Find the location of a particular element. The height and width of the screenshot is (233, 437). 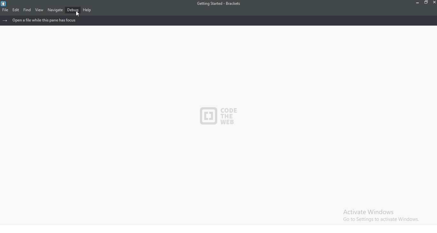

navigate is located at coordinates (55, 10).